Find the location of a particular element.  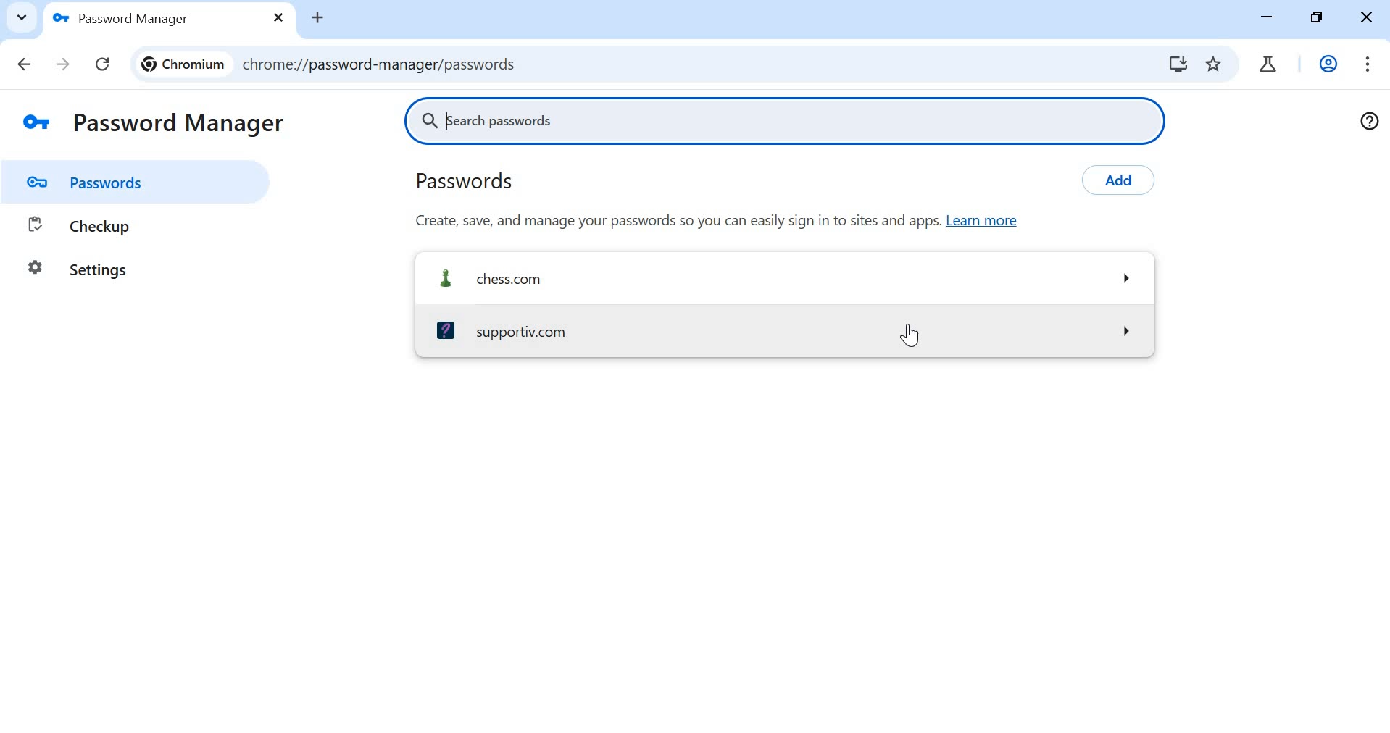

add tab is located at coordinates (320, 18).